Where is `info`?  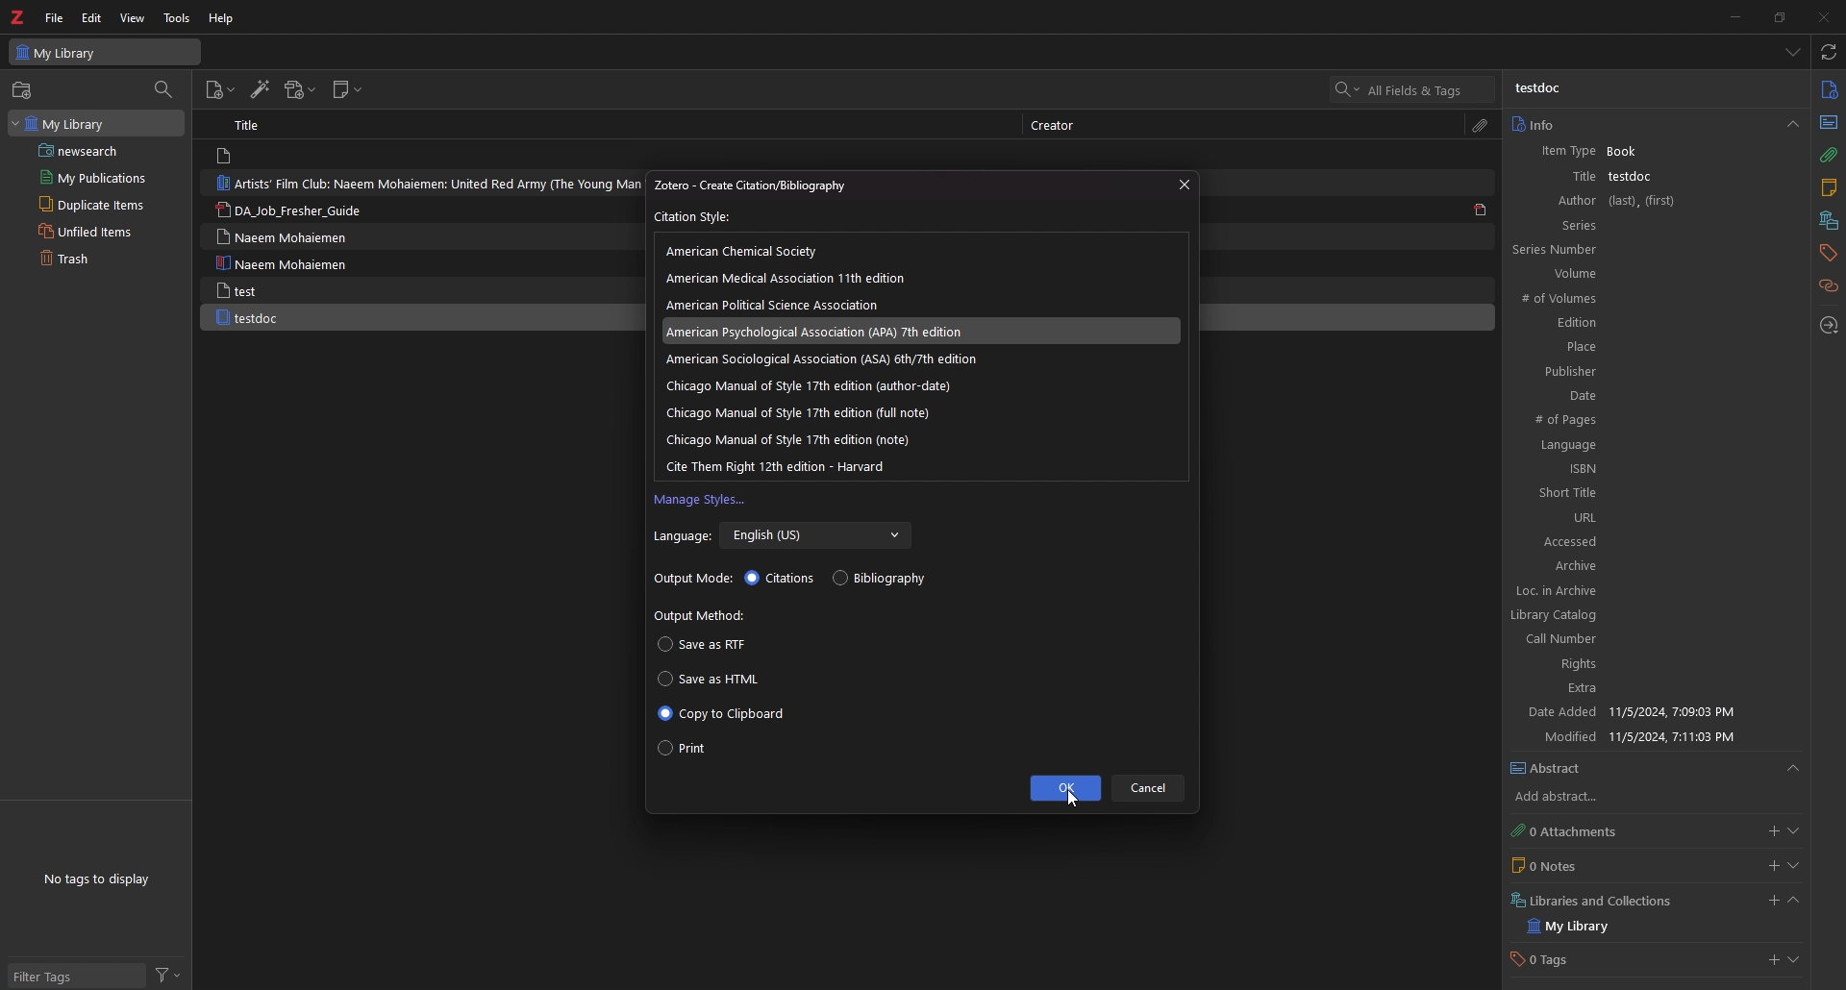
info is located at coordinates (1654, 124).